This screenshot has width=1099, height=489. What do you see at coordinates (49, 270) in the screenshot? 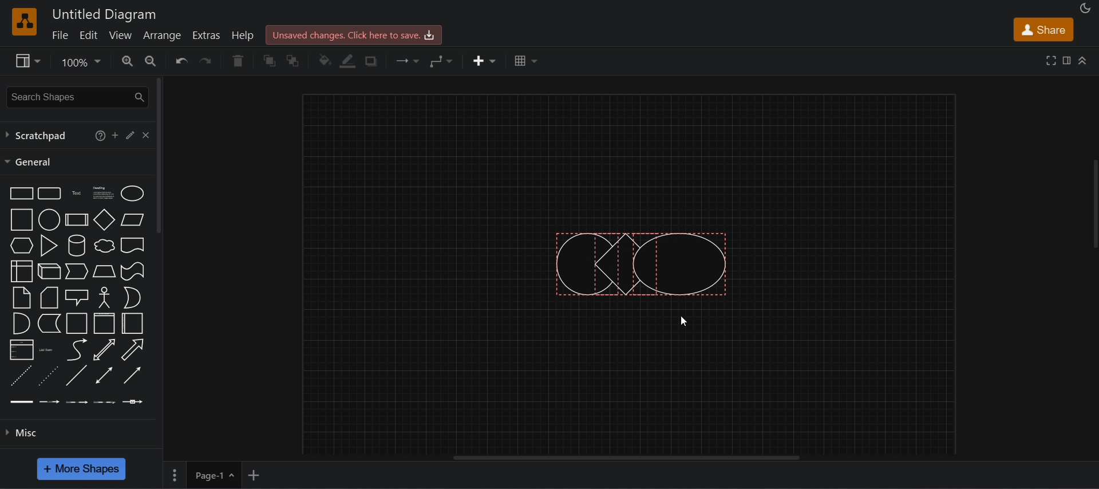
I see `cube` at bounding box center [49, 270].